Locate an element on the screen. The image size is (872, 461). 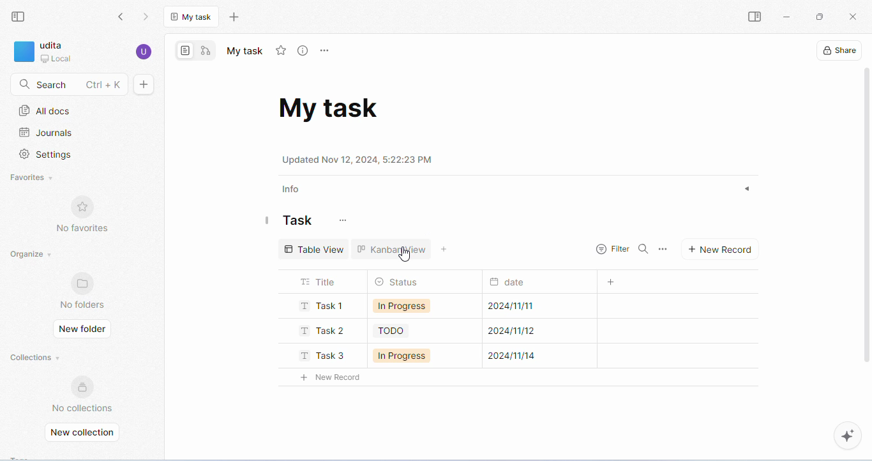
in progress is located at coordinates (405, 306).